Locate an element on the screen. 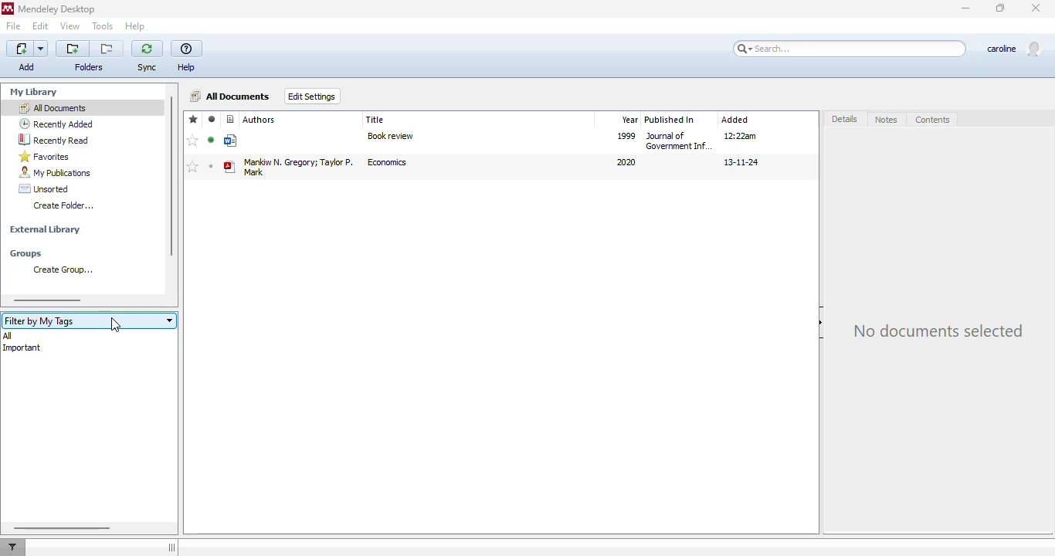 This screenshot has height=556, width=1055. my library is located at coordinates (33, 92).